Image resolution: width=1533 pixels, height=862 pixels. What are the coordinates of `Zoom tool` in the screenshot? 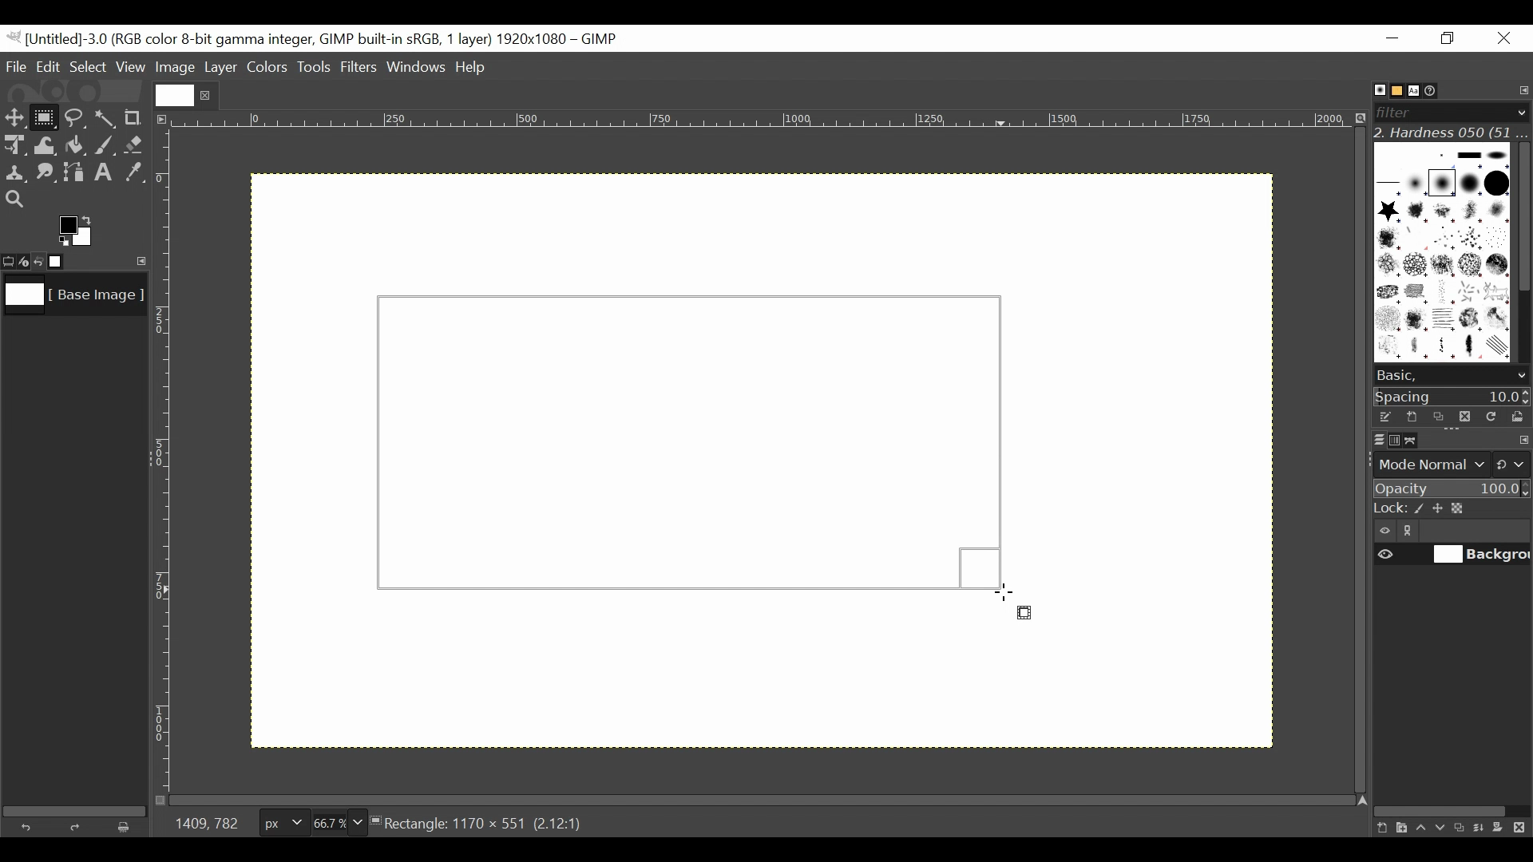 It's located at (14, 198).